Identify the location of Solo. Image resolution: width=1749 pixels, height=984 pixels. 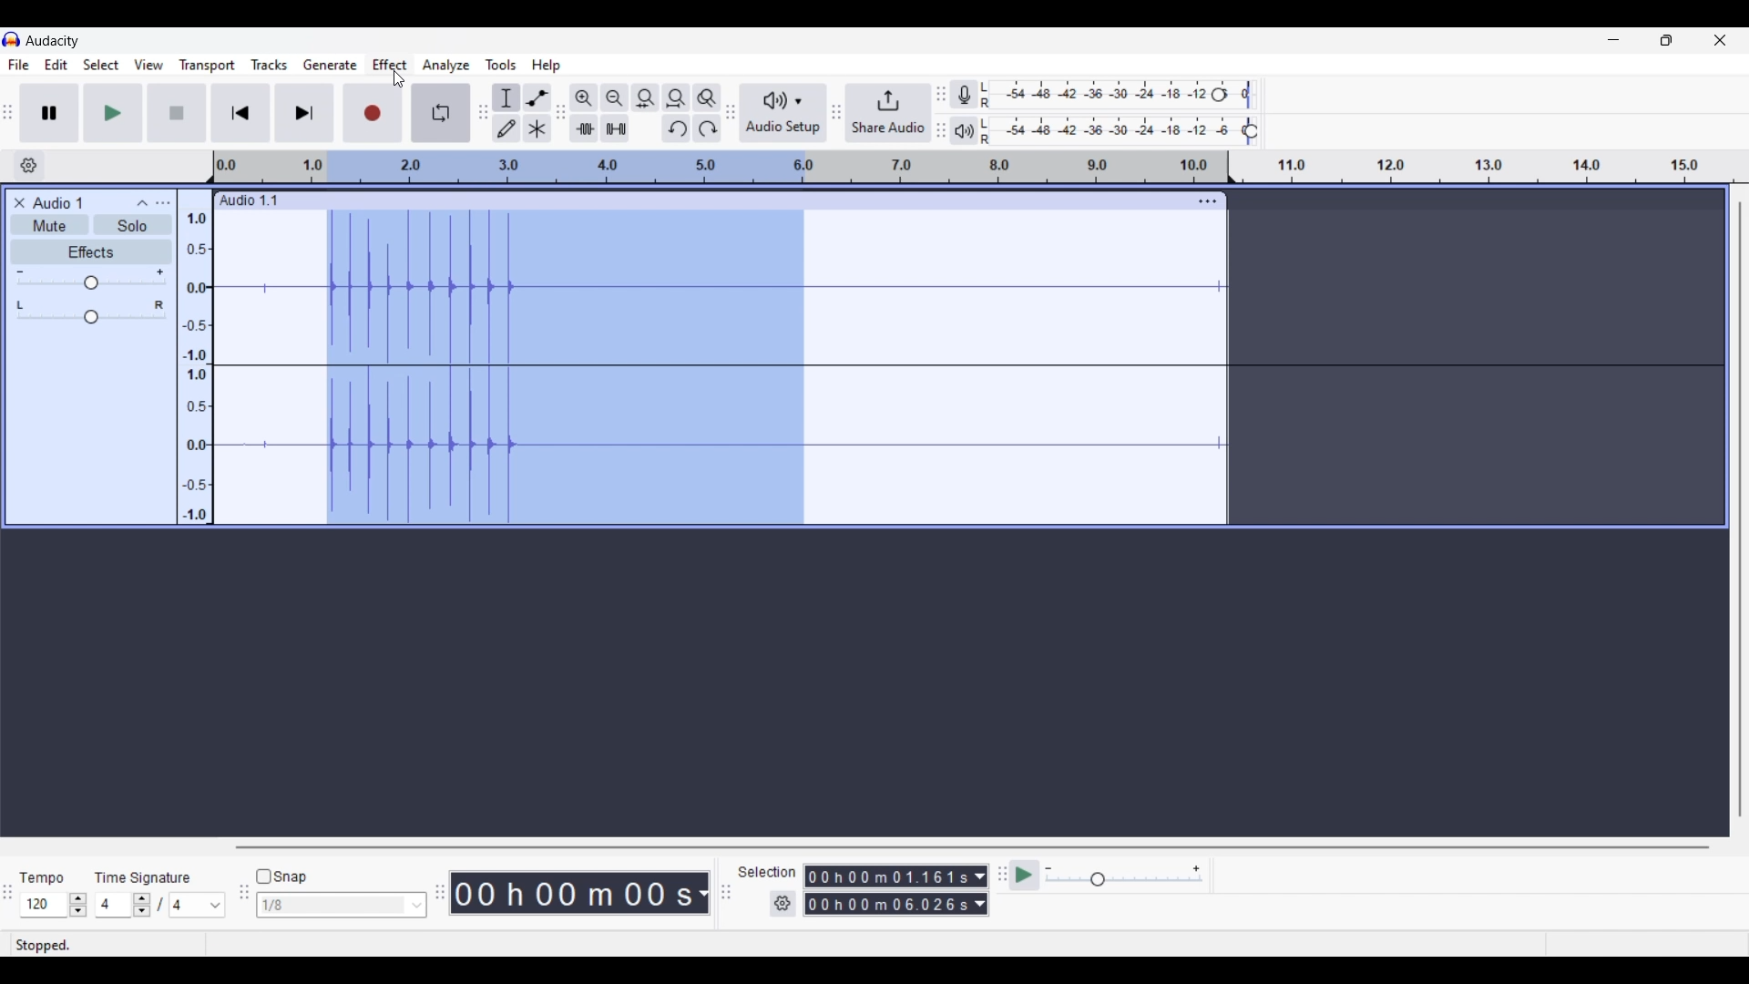
(132, 224).